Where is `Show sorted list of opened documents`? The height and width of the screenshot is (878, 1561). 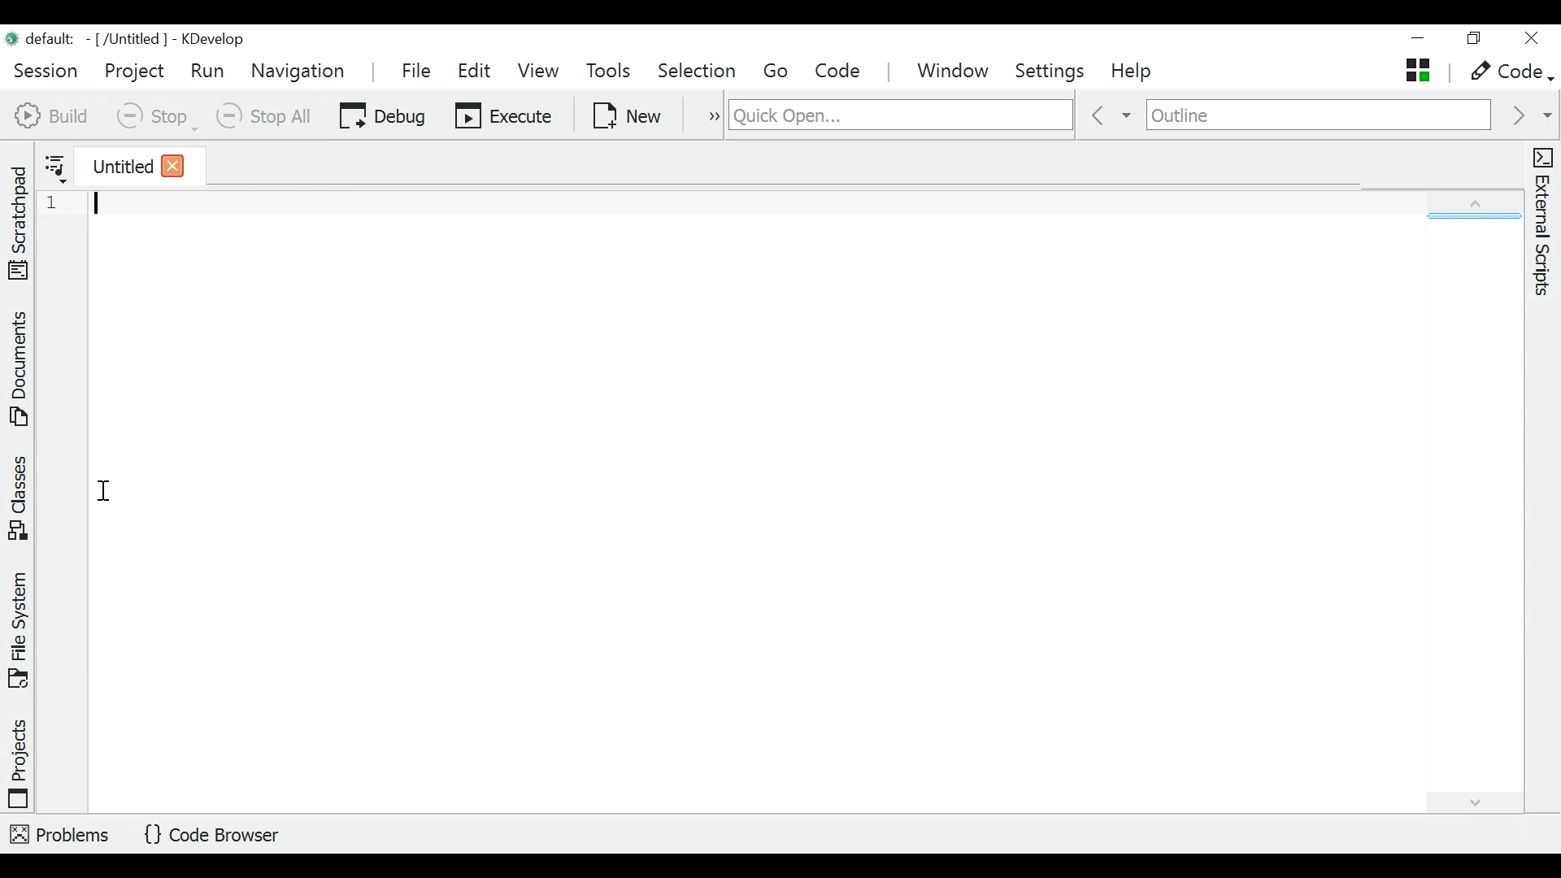
Show sorted list of opened documents is located at coordinates (55, 167).